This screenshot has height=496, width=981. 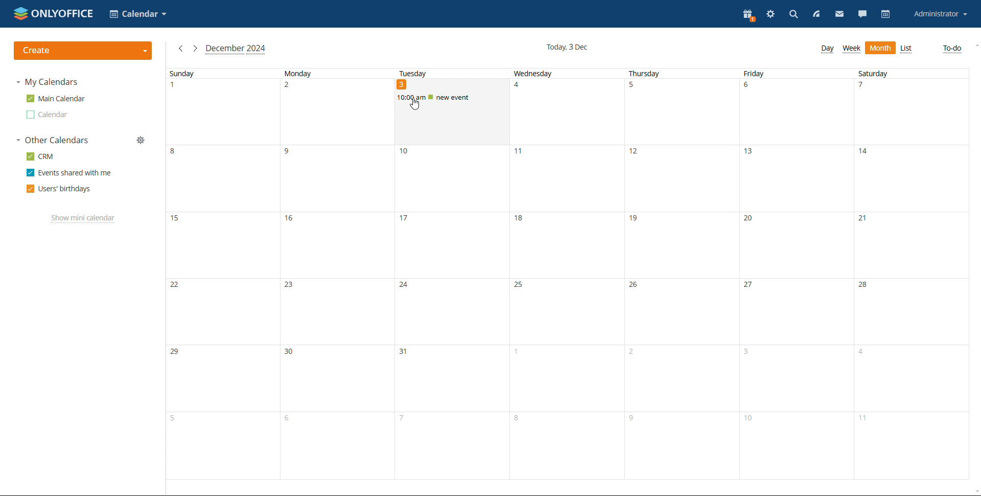 I want to click on Friday, so click(x=793, y=73).